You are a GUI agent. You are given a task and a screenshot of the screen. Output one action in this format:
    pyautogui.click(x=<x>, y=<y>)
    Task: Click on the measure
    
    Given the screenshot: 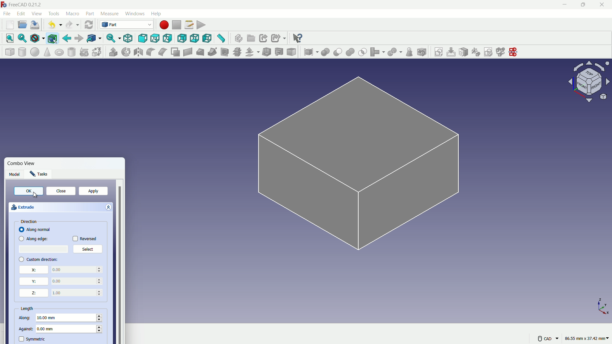 What is the action you would take?
    pyautogui.click(x=110, y=13)
    